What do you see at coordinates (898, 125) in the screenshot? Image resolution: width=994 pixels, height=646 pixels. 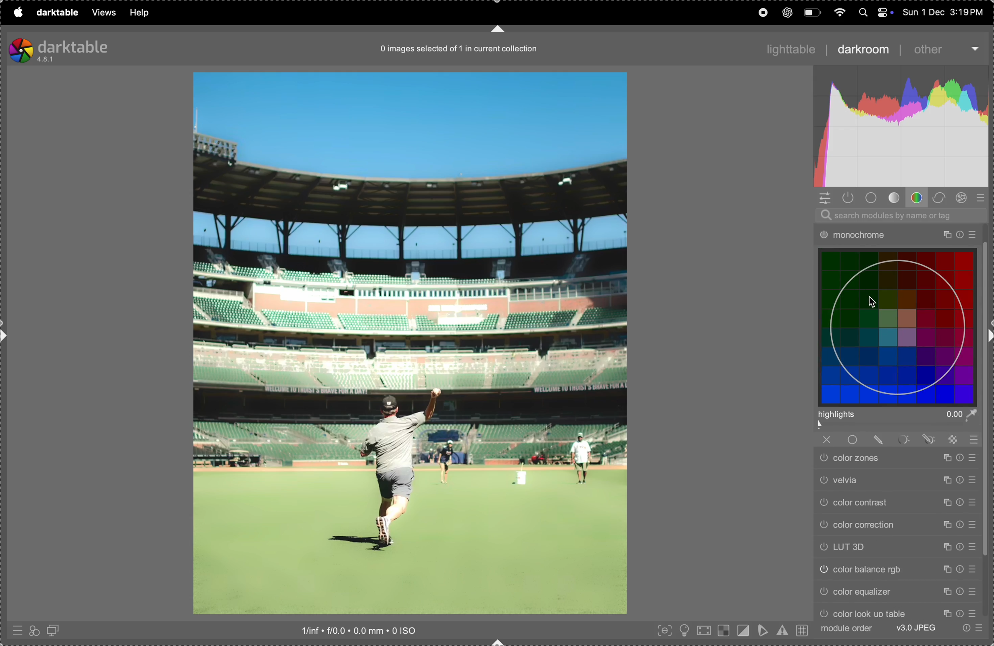 I see `histogram` at bounding box center [898, 125].